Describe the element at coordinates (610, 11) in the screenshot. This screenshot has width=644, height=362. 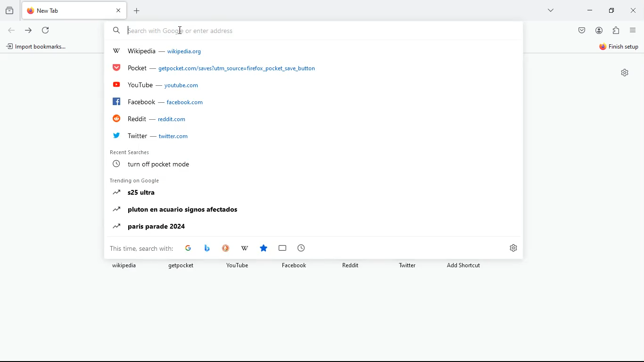
I see `maximize` at that location.